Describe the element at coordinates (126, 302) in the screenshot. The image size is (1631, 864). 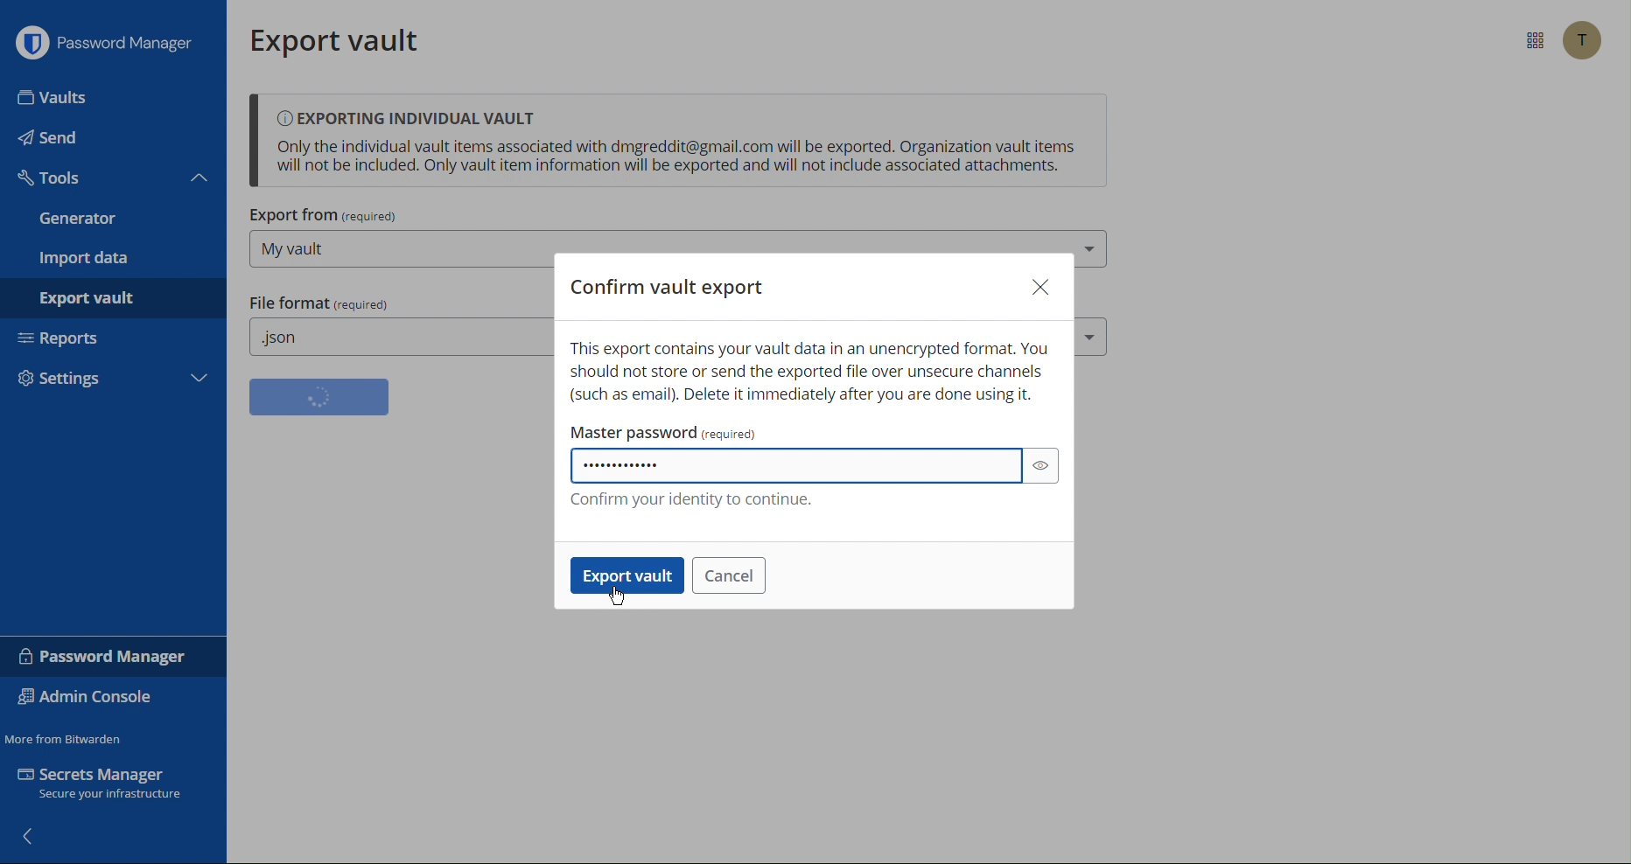
I see `Export vault` at that location.